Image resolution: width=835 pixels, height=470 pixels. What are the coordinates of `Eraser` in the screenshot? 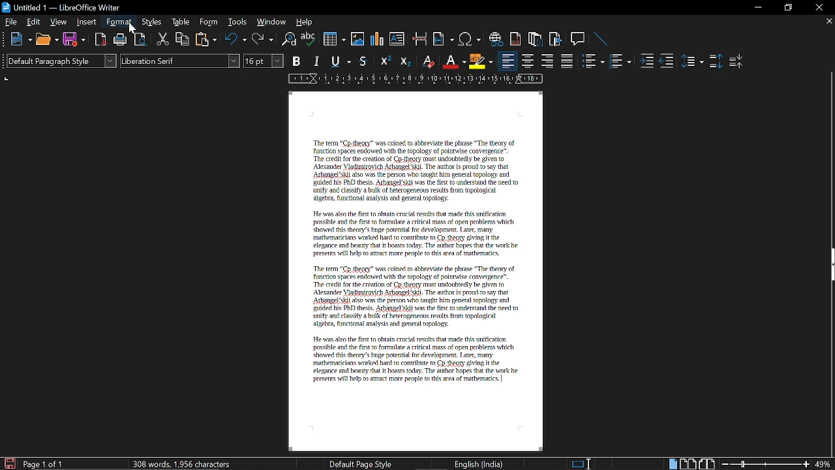 It's located at (427, 61).